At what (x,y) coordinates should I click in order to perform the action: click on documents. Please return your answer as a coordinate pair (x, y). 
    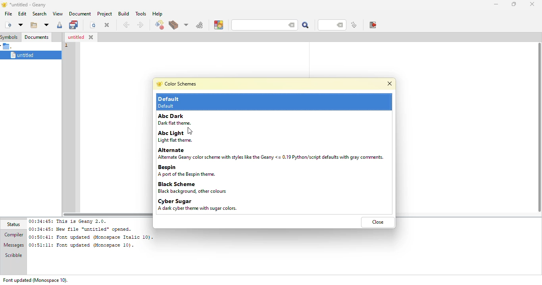
    Looking at the image, I should click on (36, 36).